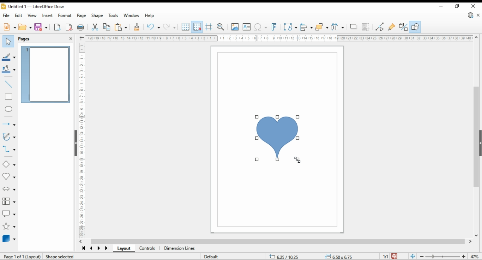 This screenshot has height=260, width=482. Describe the element at coordinates (197, 26) in the screenshot. I see `snap to grid` at that location.